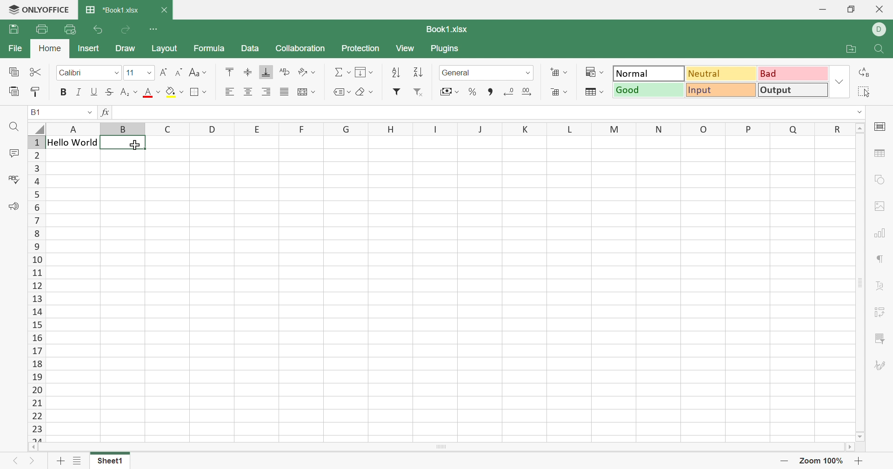  I want to click on Align bottom, so click(267, 71).